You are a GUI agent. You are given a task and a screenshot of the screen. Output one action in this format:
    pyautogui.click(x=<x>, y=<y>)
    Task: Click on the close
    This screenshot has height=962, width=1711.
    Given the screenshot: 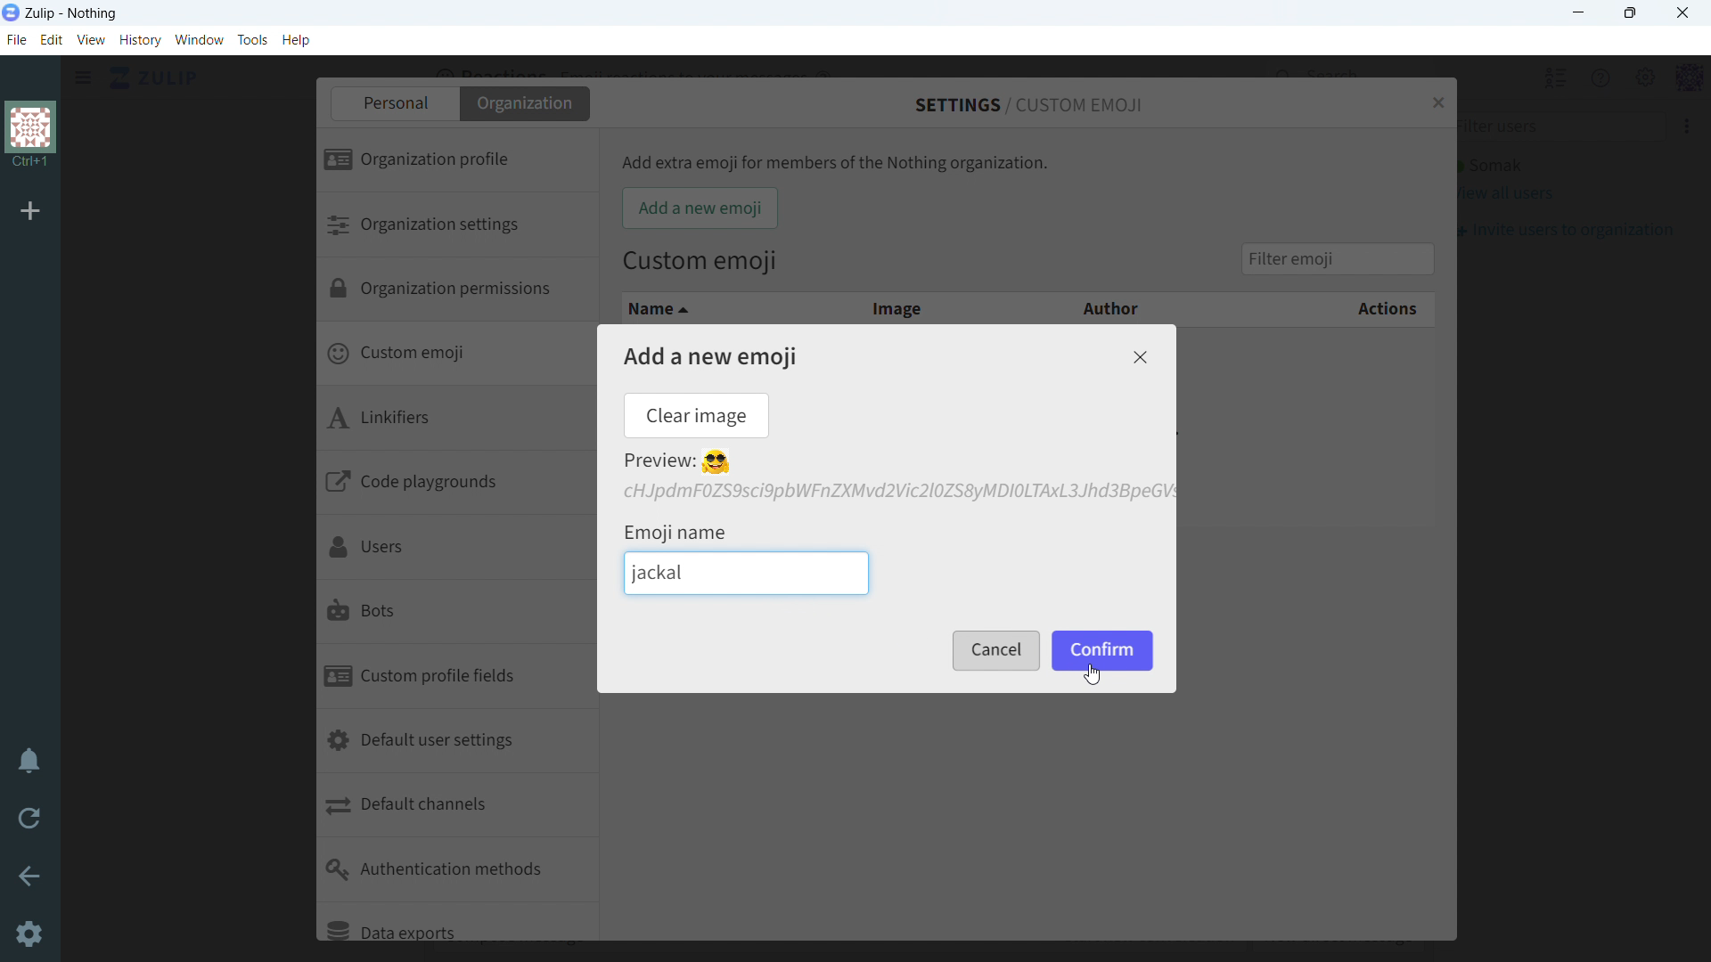 What is the action you would take?
    pyautogui.click(x=1139, y=357)
    